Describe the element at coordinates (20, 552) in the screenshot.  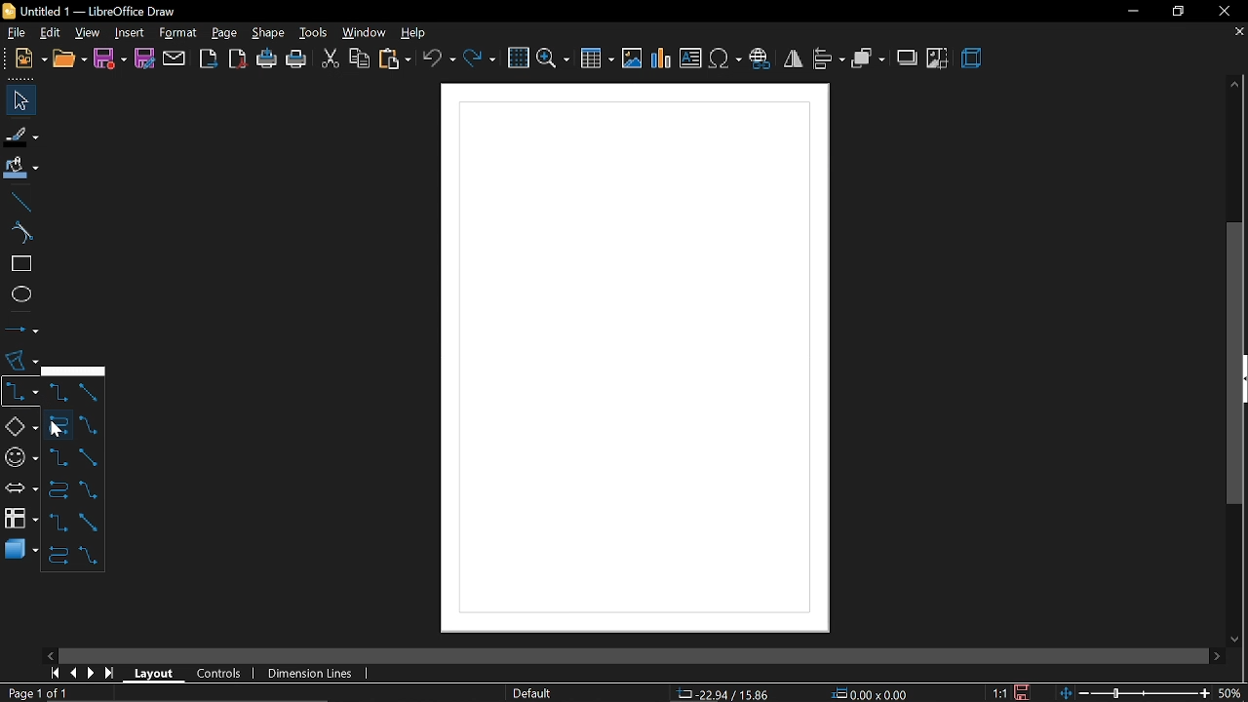
I see `3d shapes` at that location.